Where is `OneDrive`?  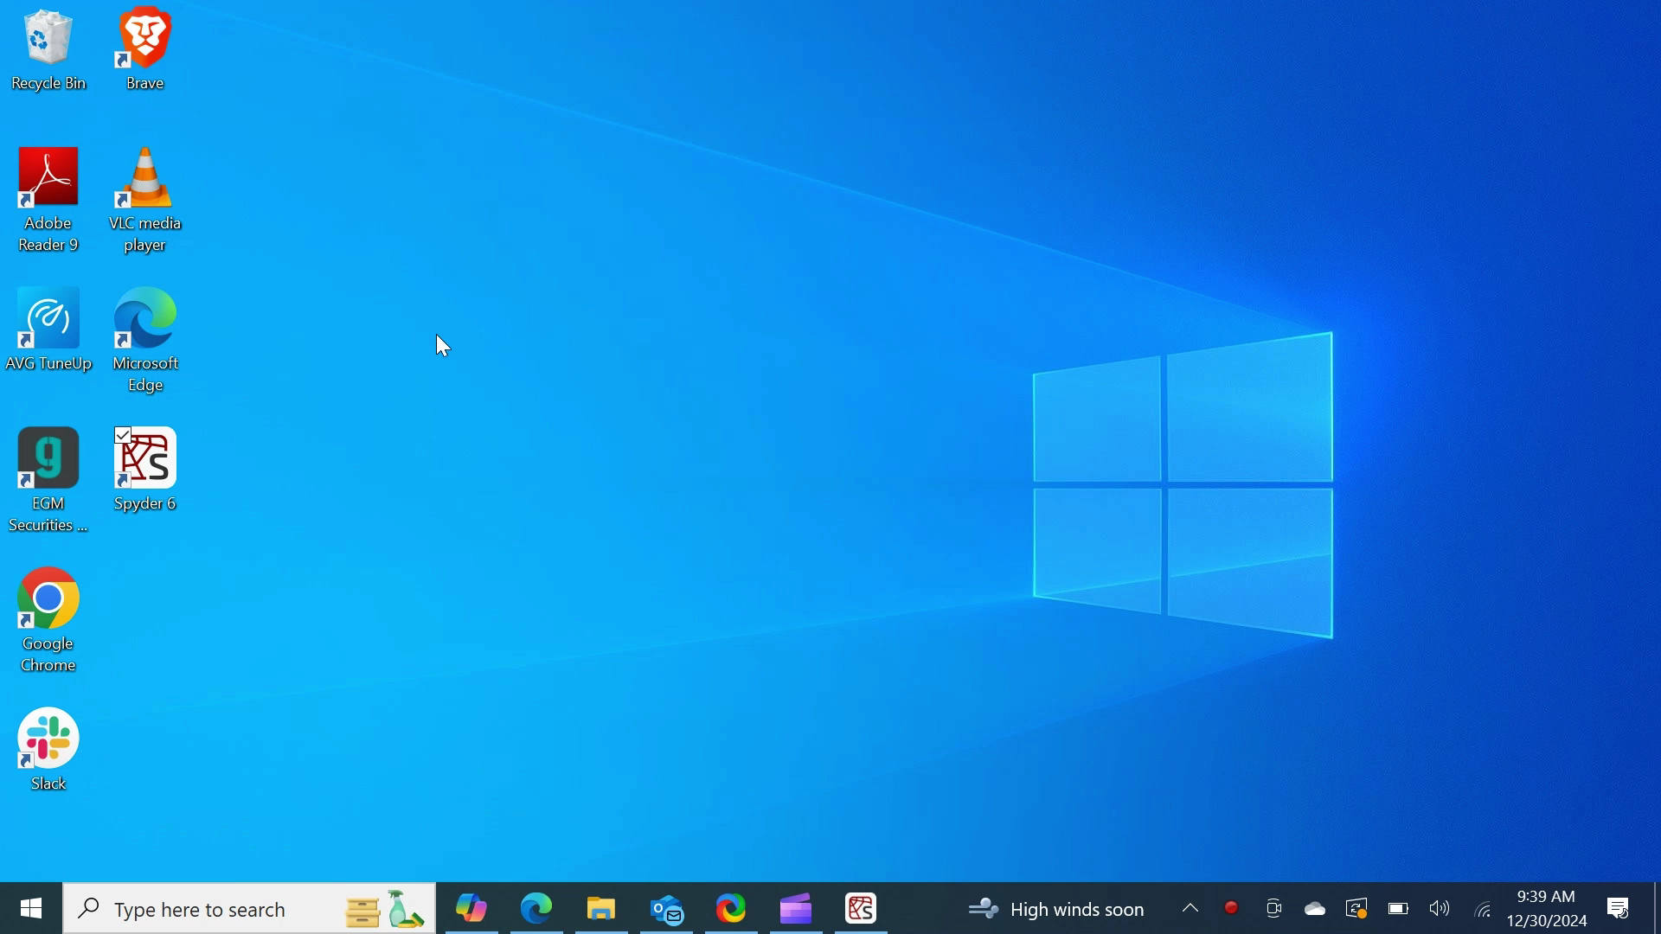
OneDrive is located at coordinates (1312, 907).